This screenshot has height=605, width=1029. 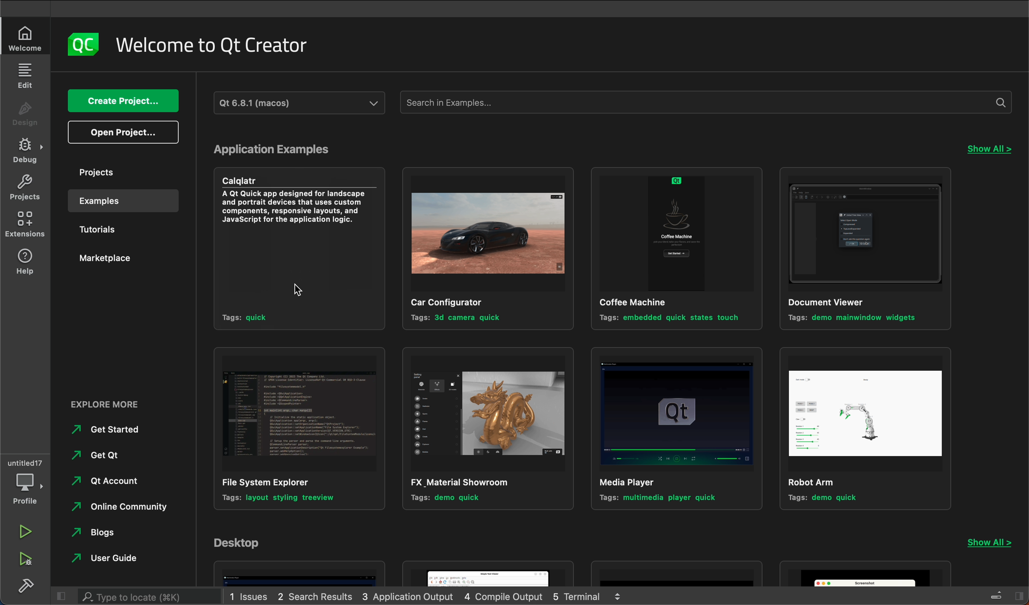 What do you see at coordinates (867, 248) in the screenshot?
I see `document viewer` at bounding box center [867, 248].